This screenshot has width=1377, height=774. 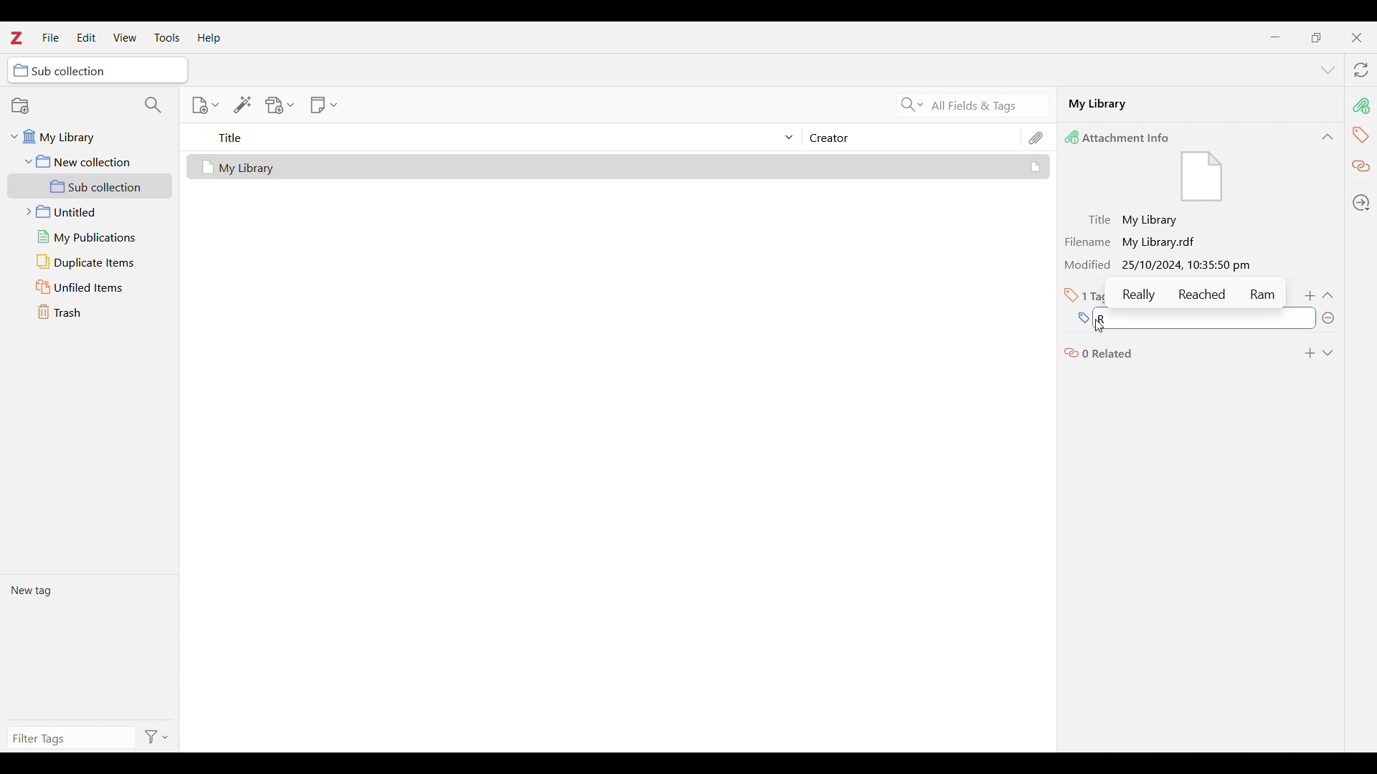 I want to click on Really Reached Ram, so click(x=1199, y=294).